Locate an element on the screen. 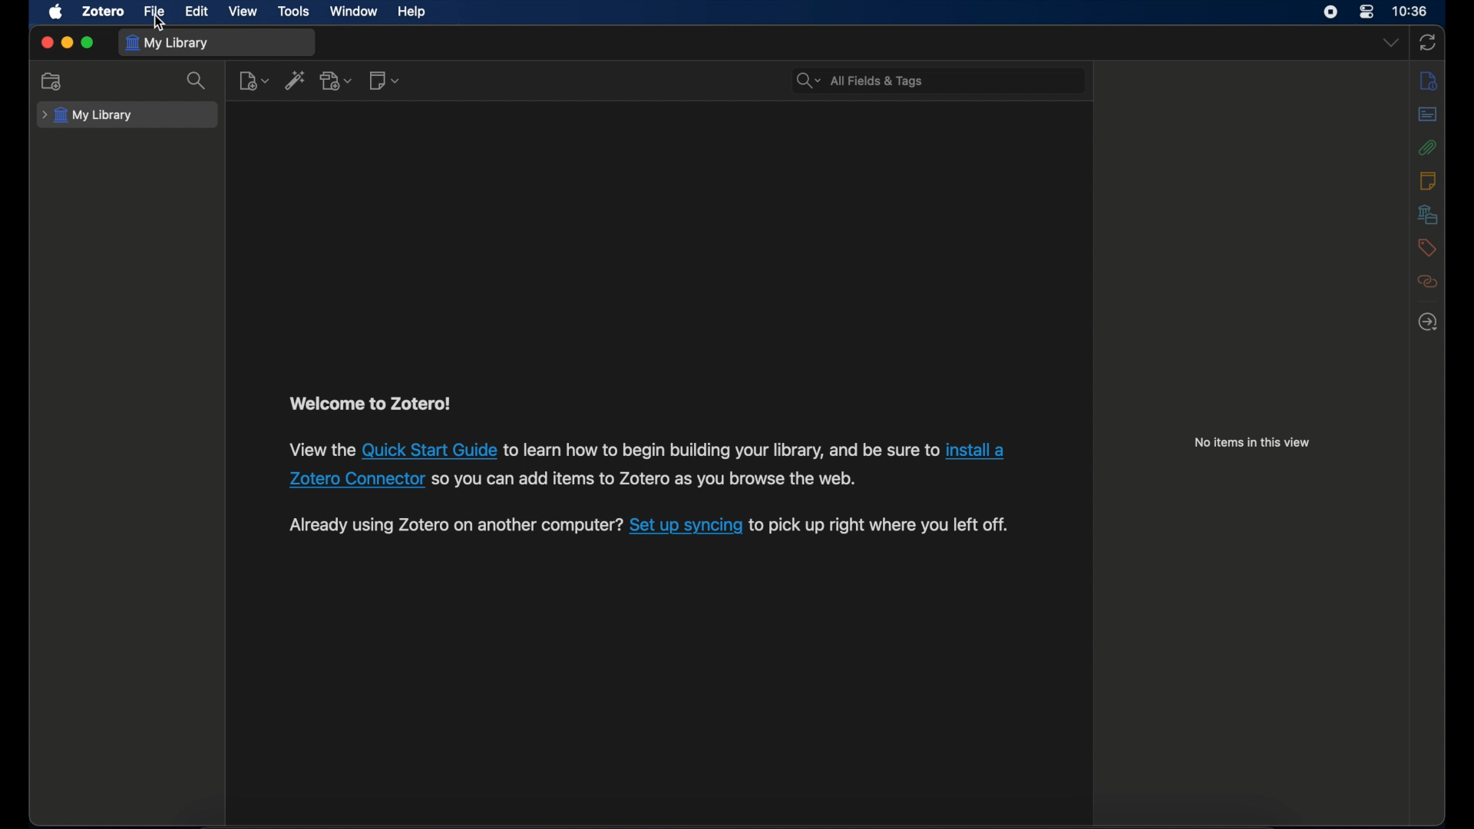 The image size is (1474, 829). tags is located at coordinates (1428, 248).